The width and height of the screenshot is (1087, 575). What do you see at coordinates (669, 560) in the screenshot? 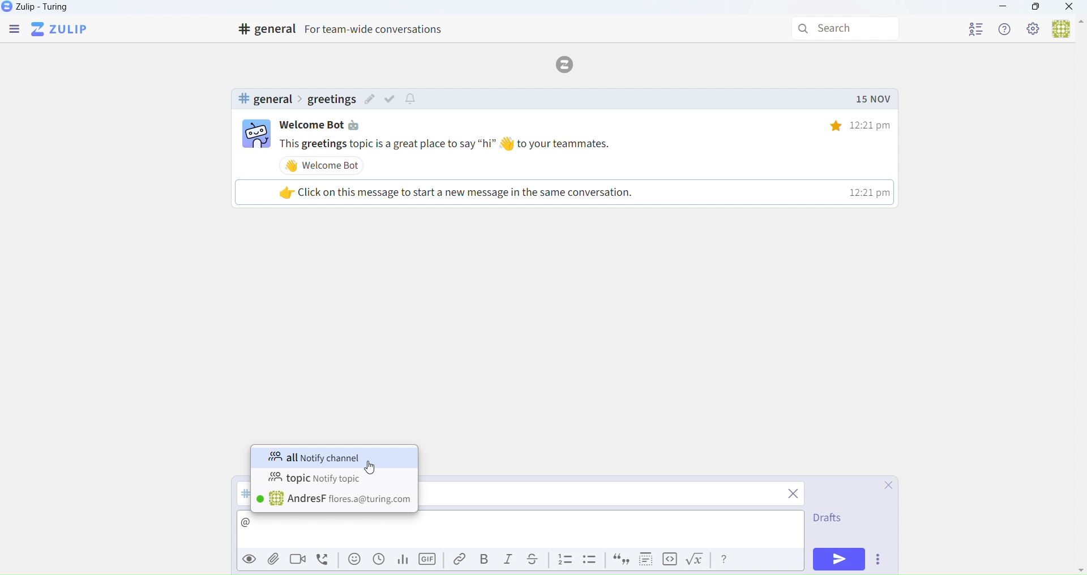
I see `Code` at bounding box center [669, 560].